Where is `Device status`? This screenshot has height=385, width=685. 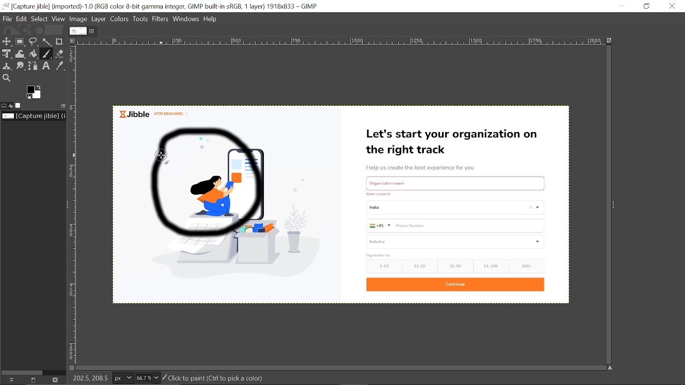
Device status is located at coordinates (12, 106).